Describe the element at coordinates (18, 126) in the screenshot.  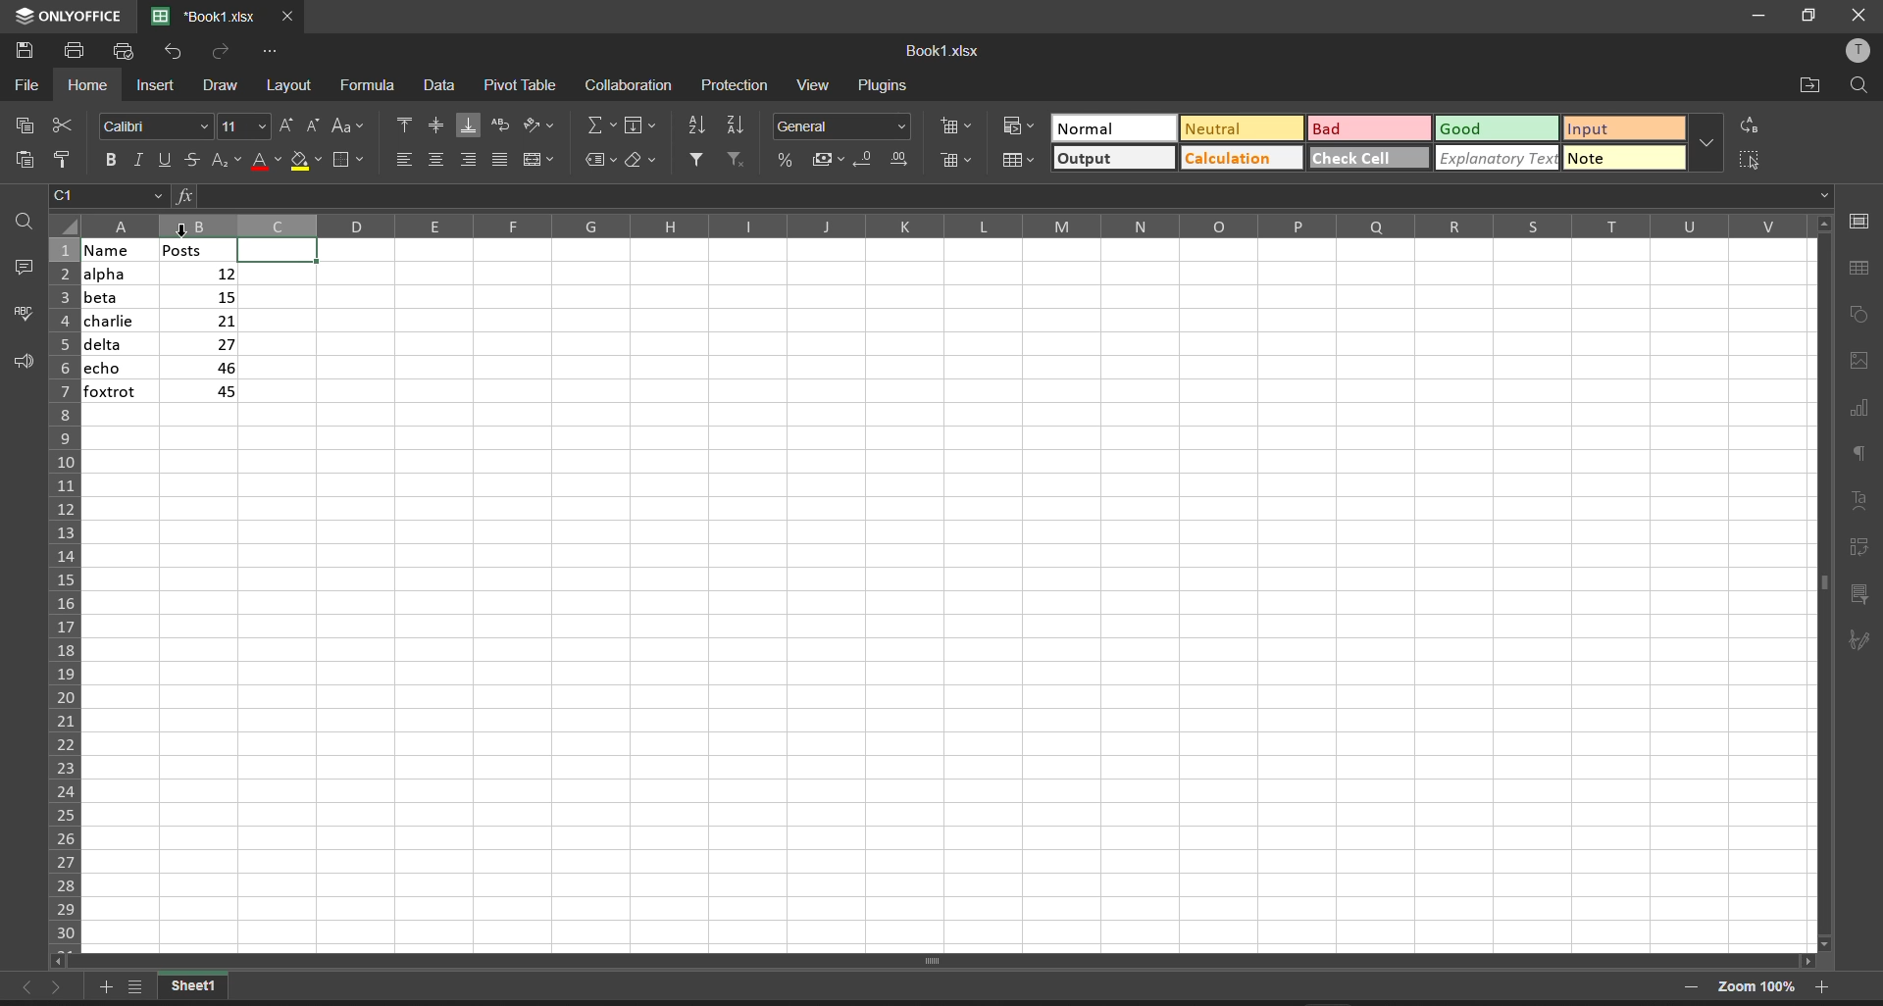
I see `copy` at that location.